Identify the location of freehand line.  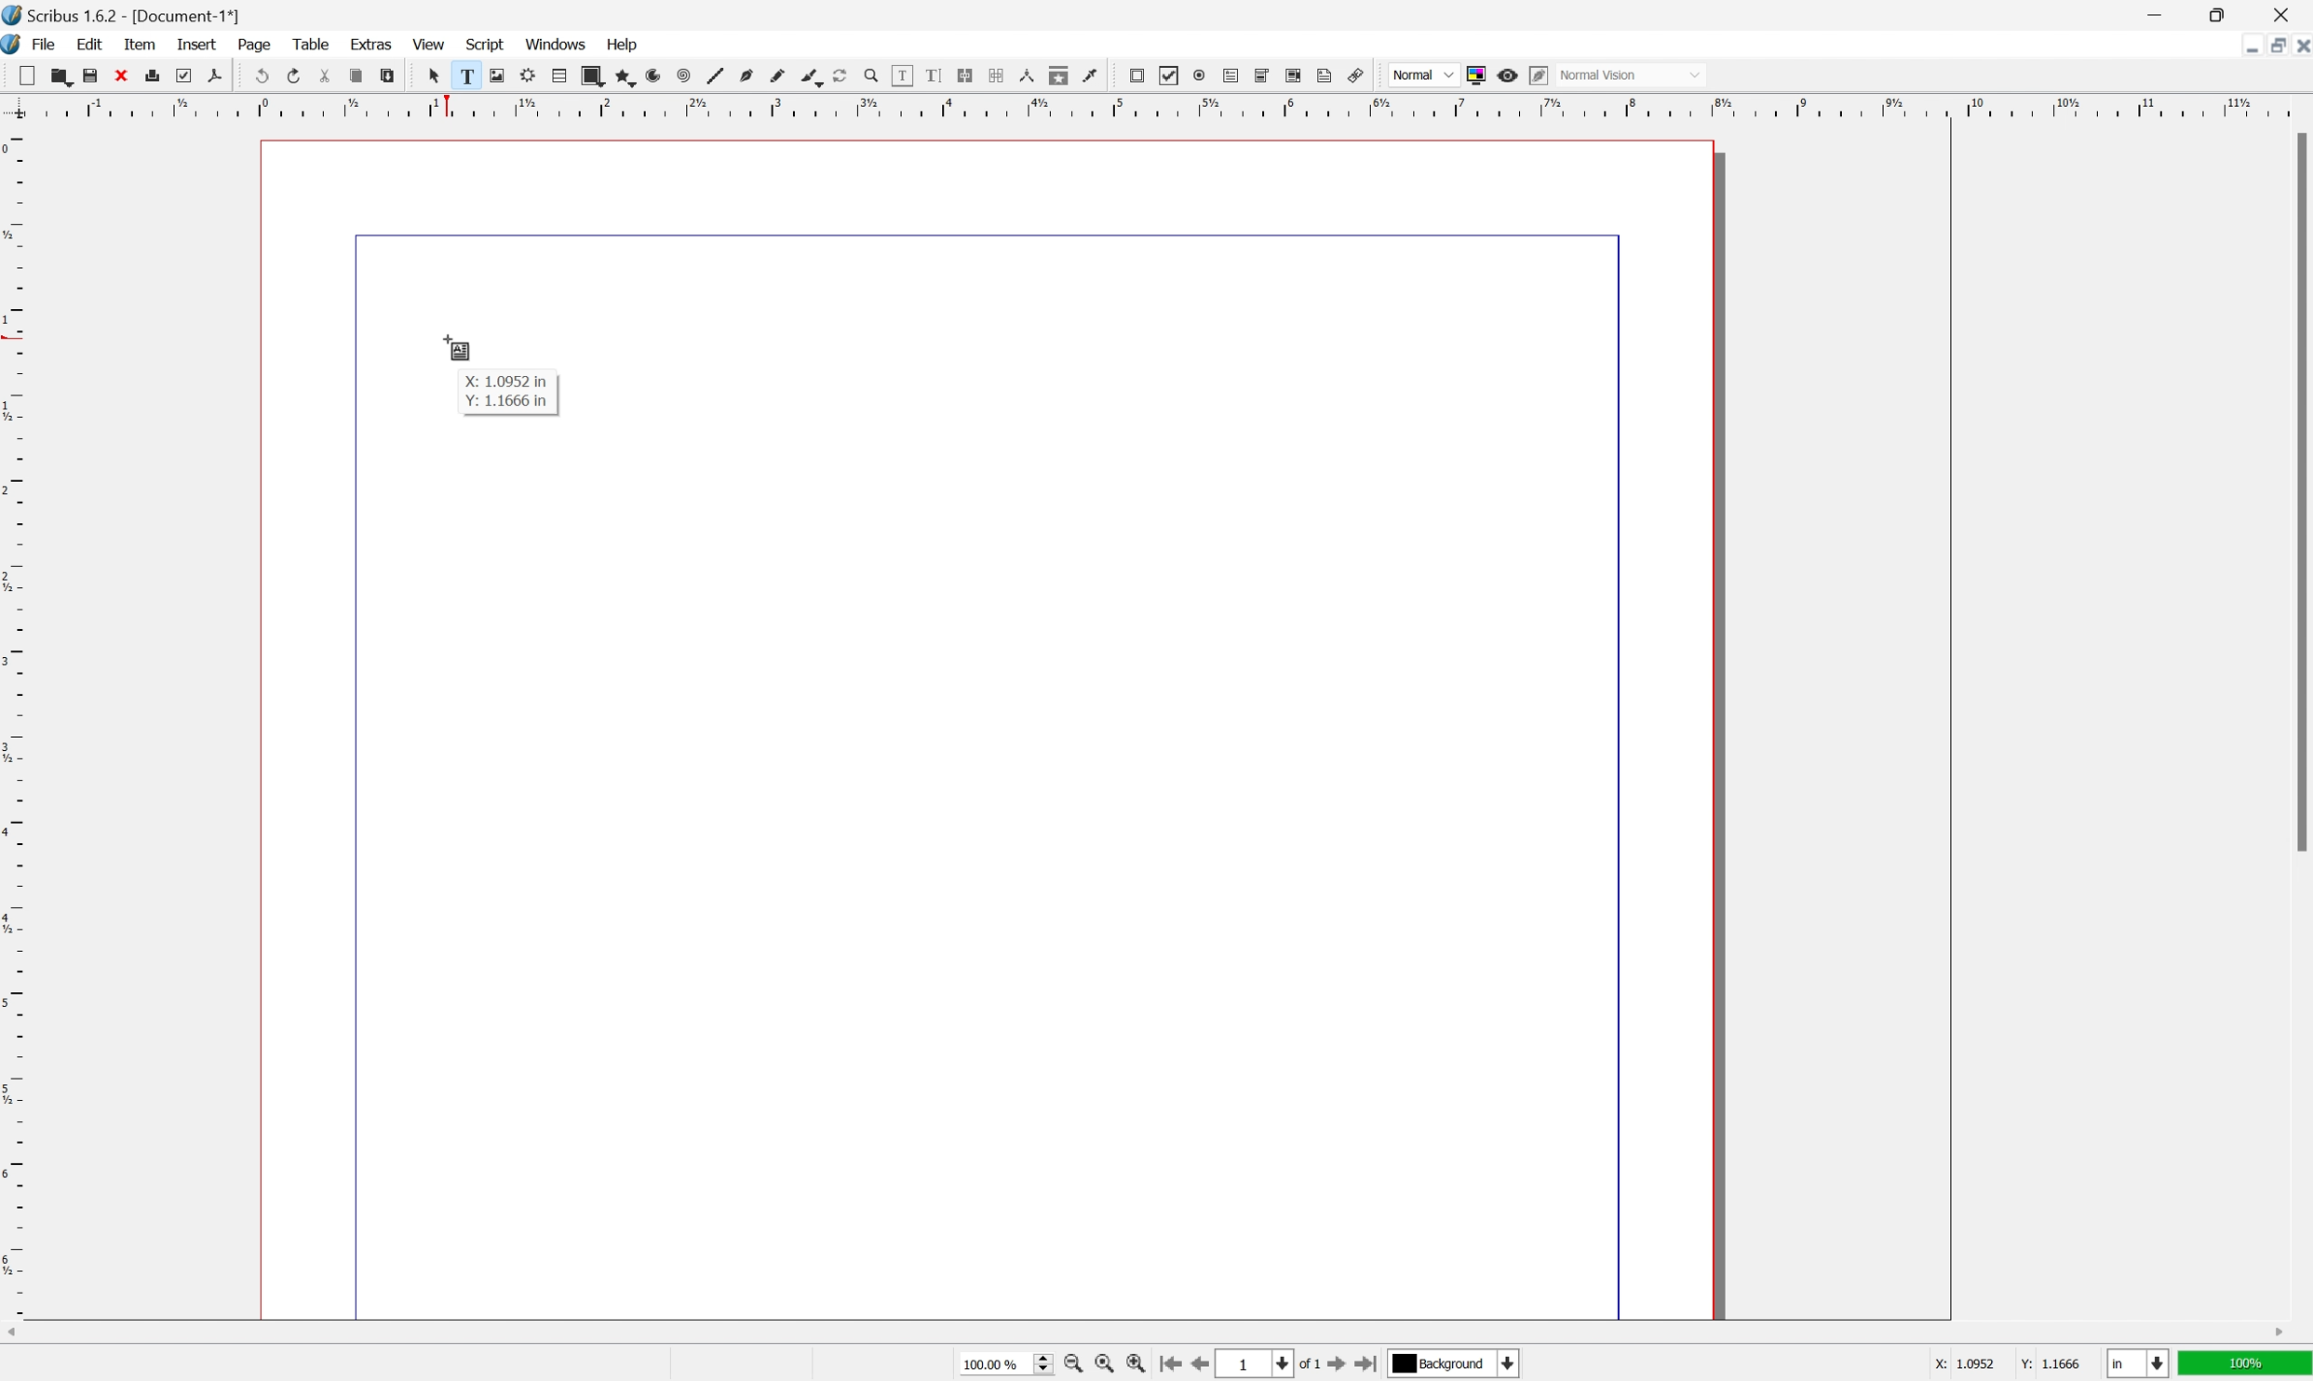
(779, 76).